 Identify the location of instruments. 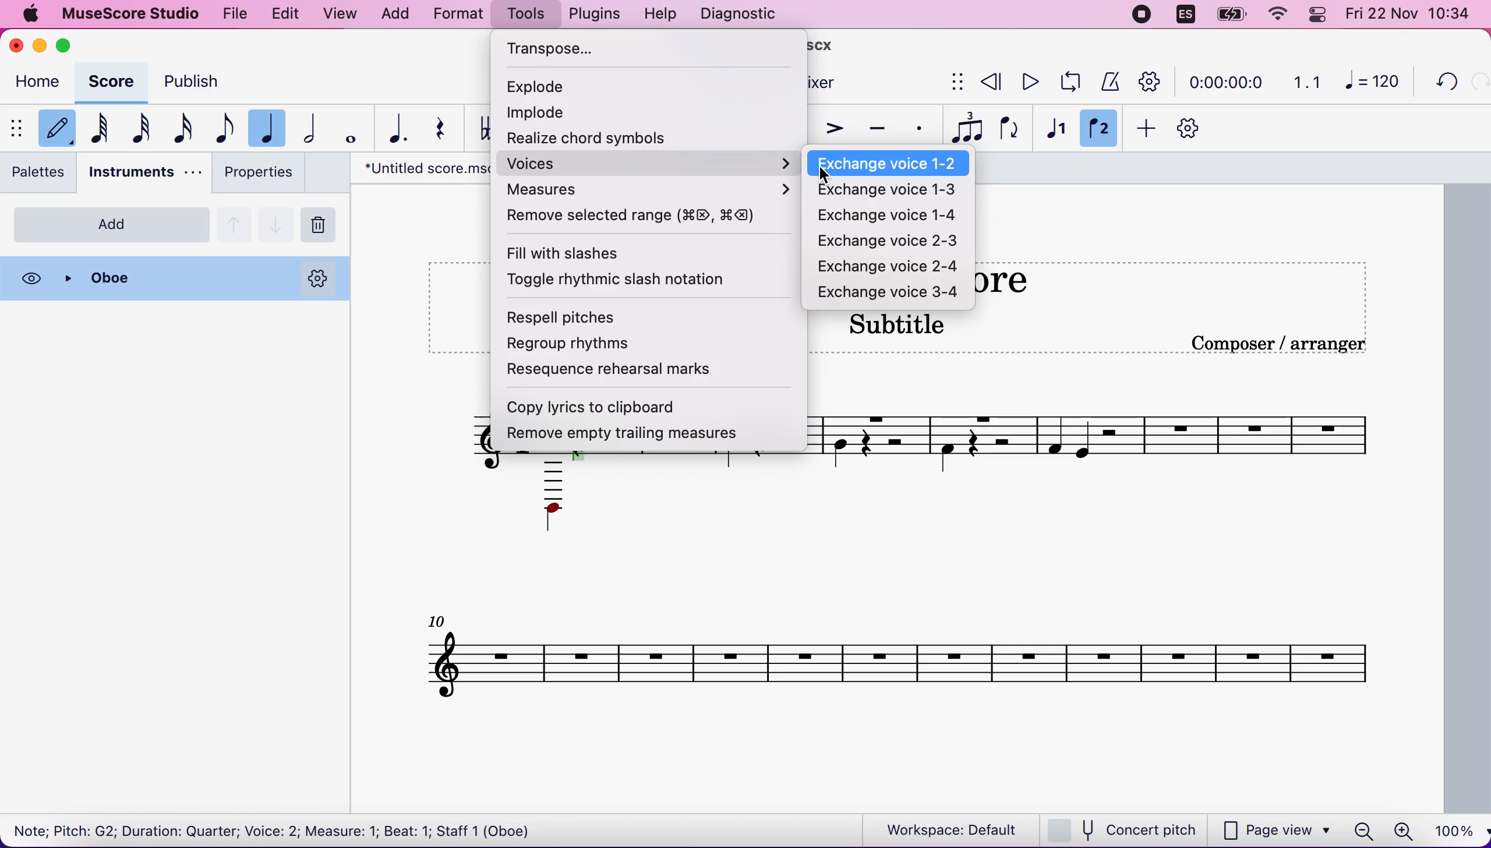
(144, 172).